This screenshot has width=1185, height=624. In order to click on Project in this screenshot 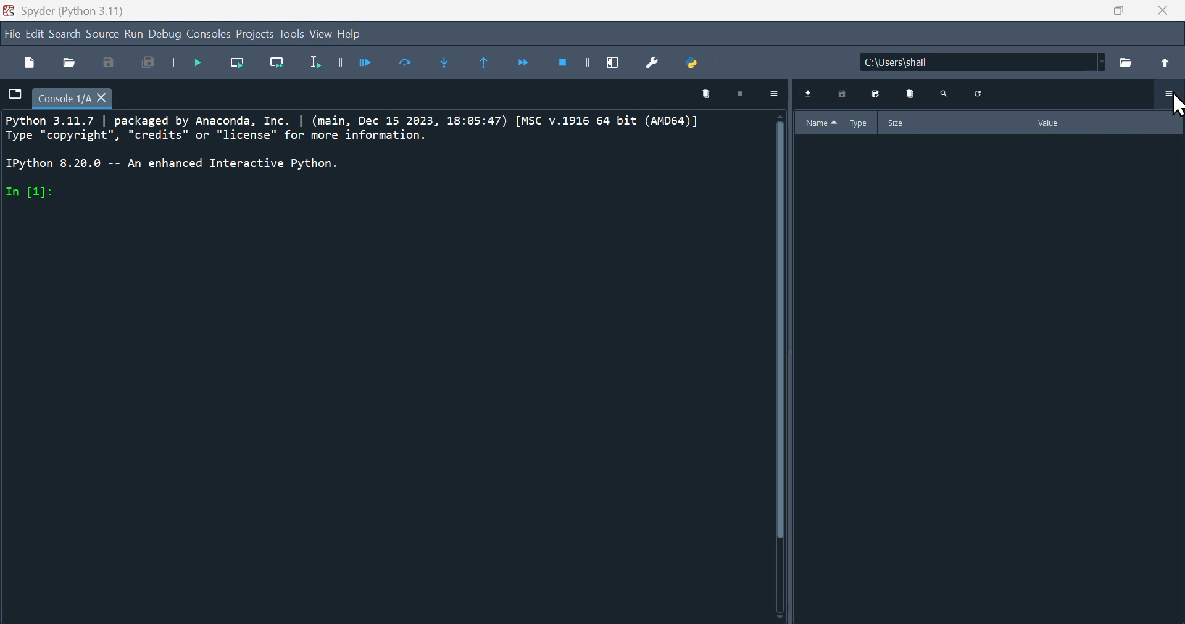, I will do `click(255, 36)`.